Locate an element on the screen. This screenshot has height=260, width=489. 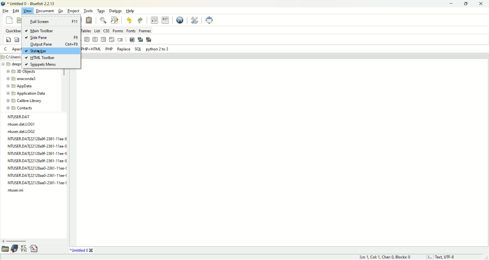
NTUSER DAT(22128a9f-2361-11ee-§ is located at coordinates (36, 139).